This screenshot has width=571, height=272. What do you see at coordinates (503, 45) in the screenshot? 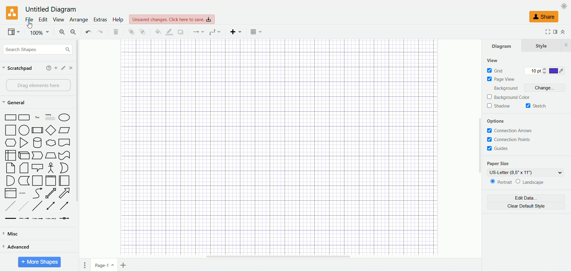
I see `diagram` at bounding box center [503, 45].